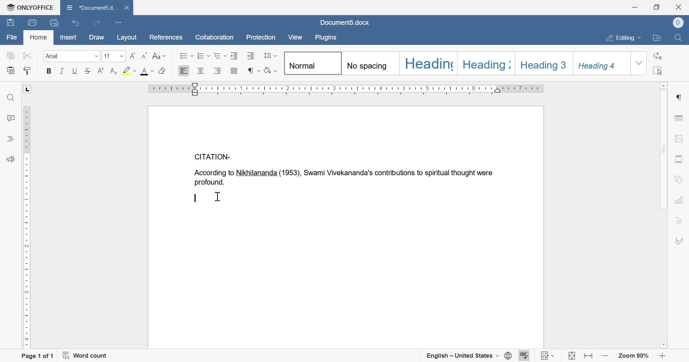 This screenshot has width=689, height=362. What do you see at coordinates (678, 140) in the screenshot?
I see `image settings` at bounding box center [678, 140].